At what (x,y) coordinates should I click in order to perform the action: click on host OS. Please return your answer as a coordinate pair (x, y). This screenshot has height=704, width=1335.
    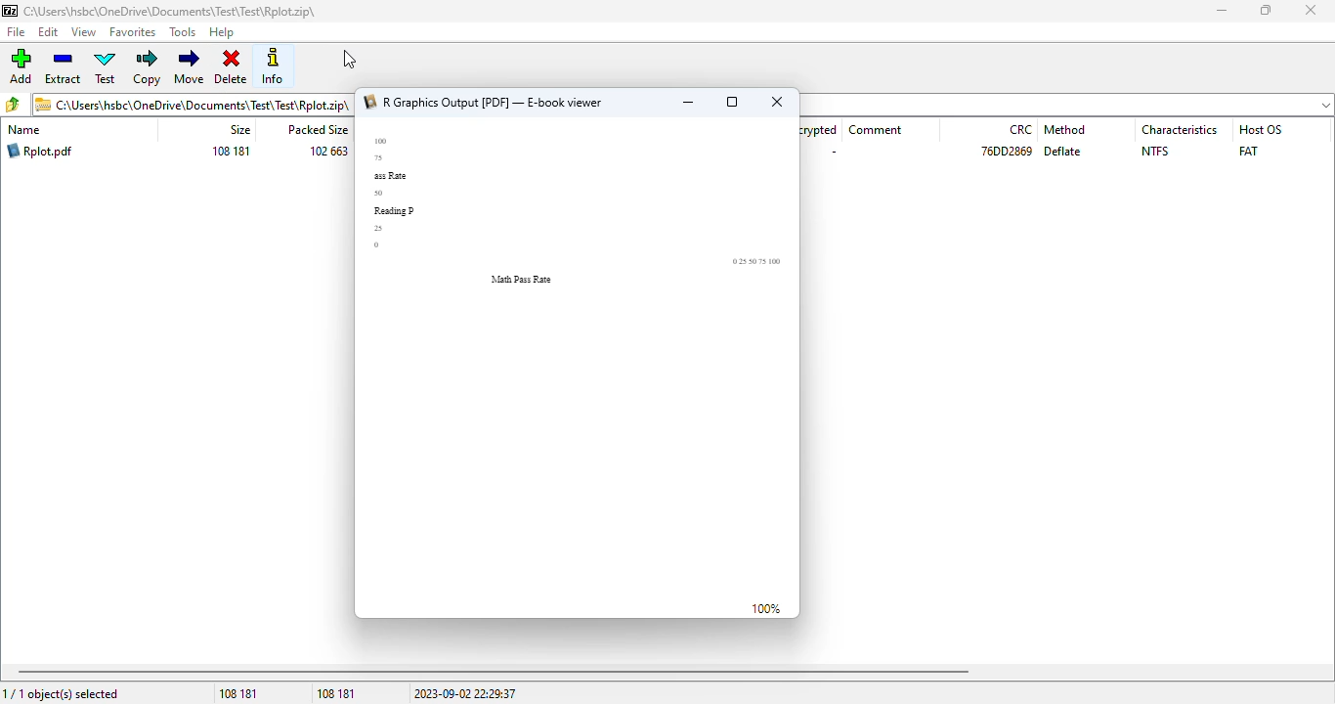
    Looking at the image, I should click on (1259, 129).